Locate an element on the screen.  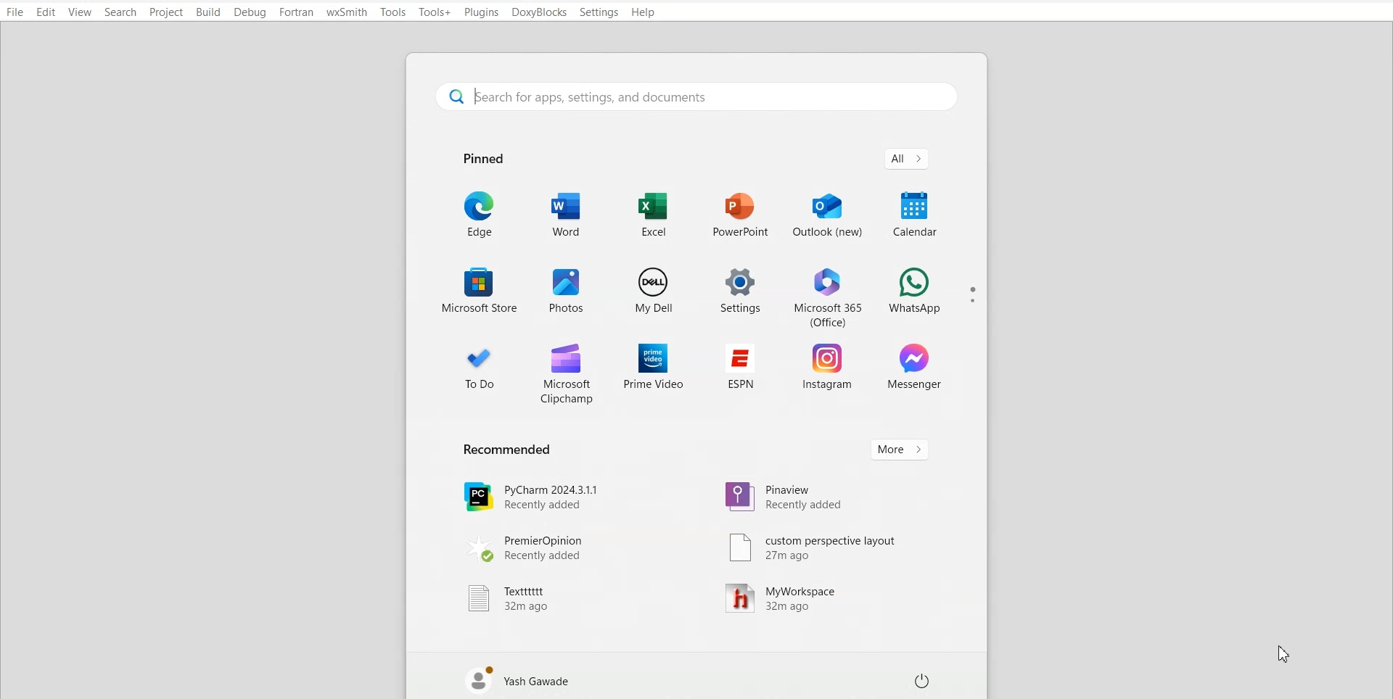
Pinaview is located at coordinates (785, 497).